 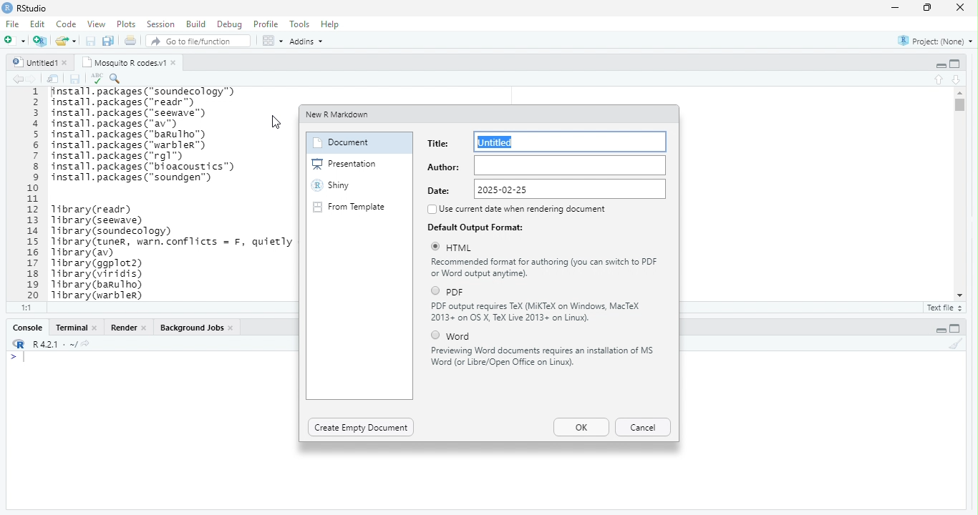 I want to click on 1 2 3 4 5 6 7 8 9 10 11 12 13 14 15 16 17 18 19 20, so click(x=35, y=194).